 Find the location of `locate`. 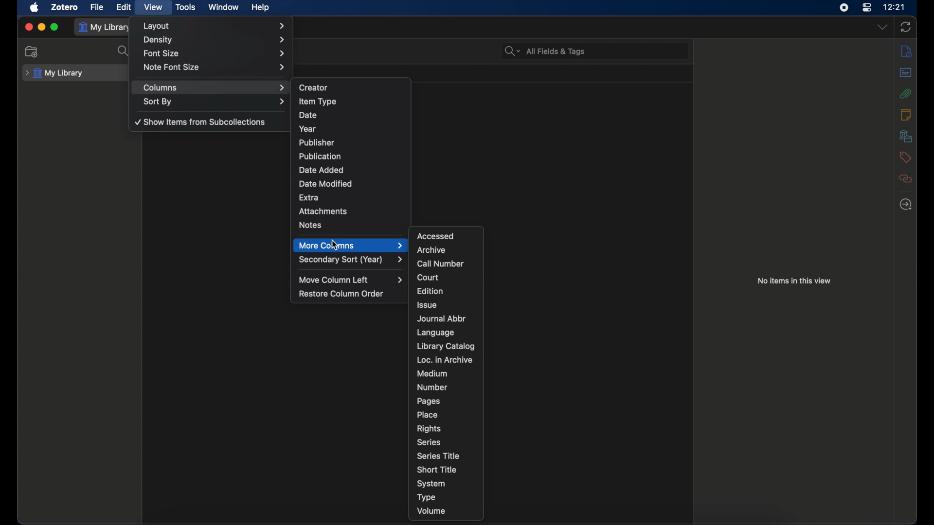

locate is located at coordinates (906, 205).